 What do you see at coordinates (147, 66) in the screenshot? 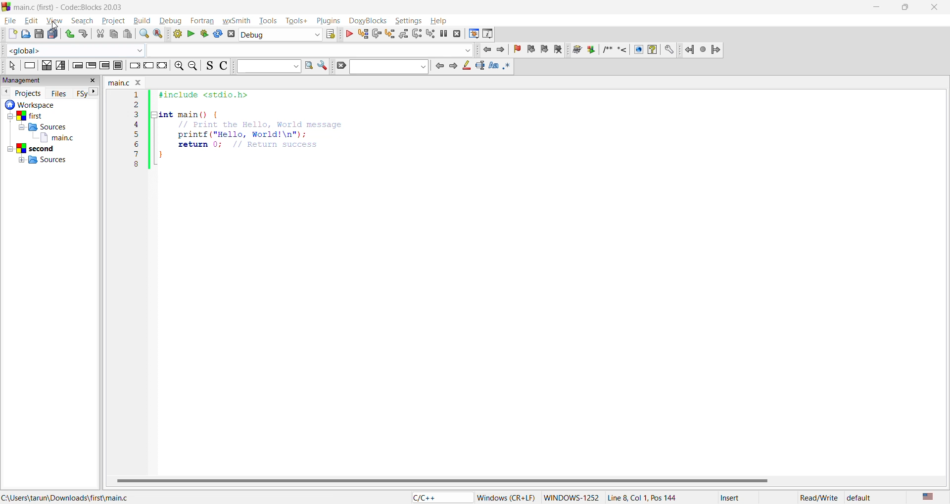
I see `continue instruction` at bounding box center [147, 66].